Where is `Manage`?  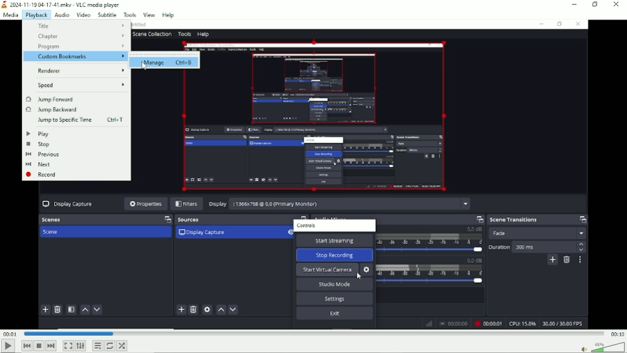
Manage is located at coordinates (168, 62).